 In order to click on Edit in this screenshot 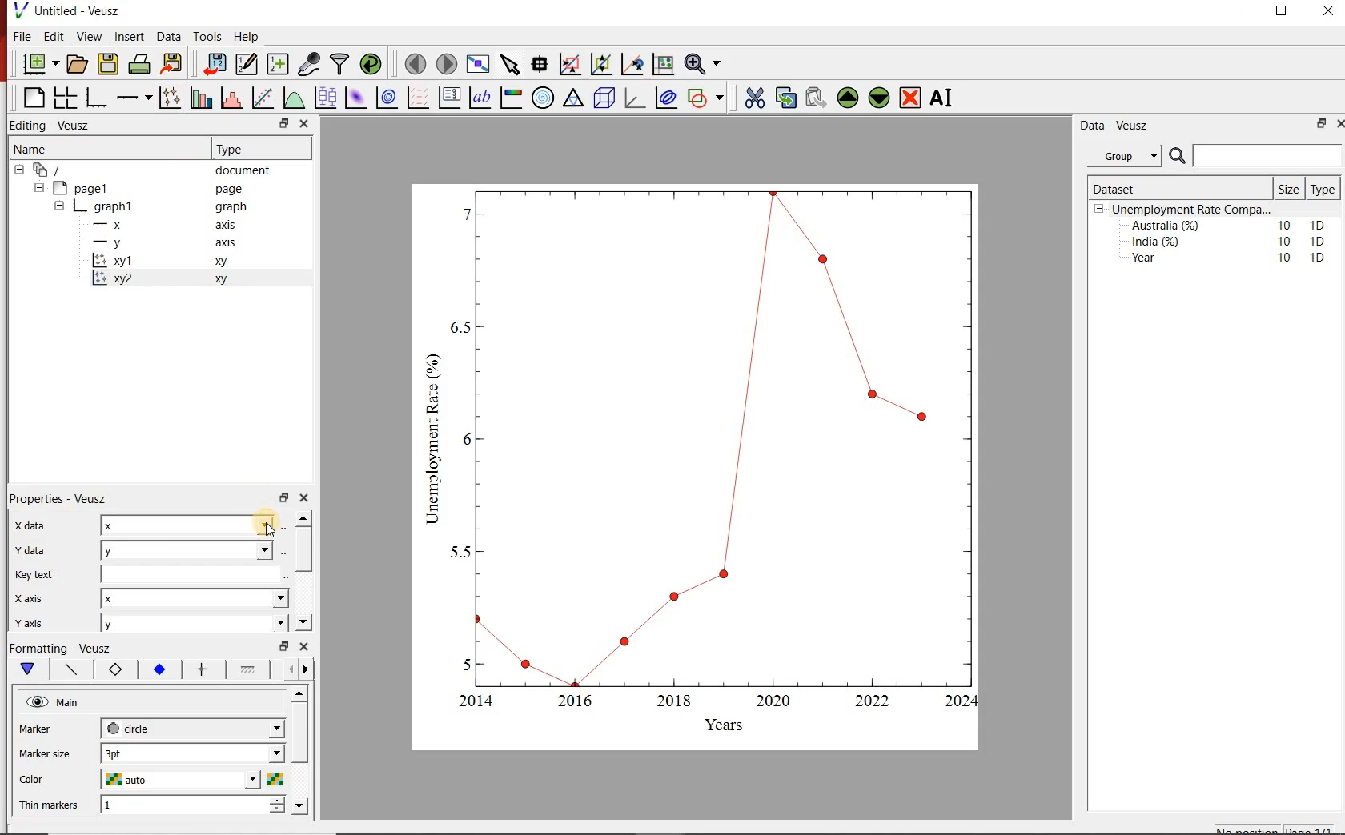, I will do `click(51, 36)`.